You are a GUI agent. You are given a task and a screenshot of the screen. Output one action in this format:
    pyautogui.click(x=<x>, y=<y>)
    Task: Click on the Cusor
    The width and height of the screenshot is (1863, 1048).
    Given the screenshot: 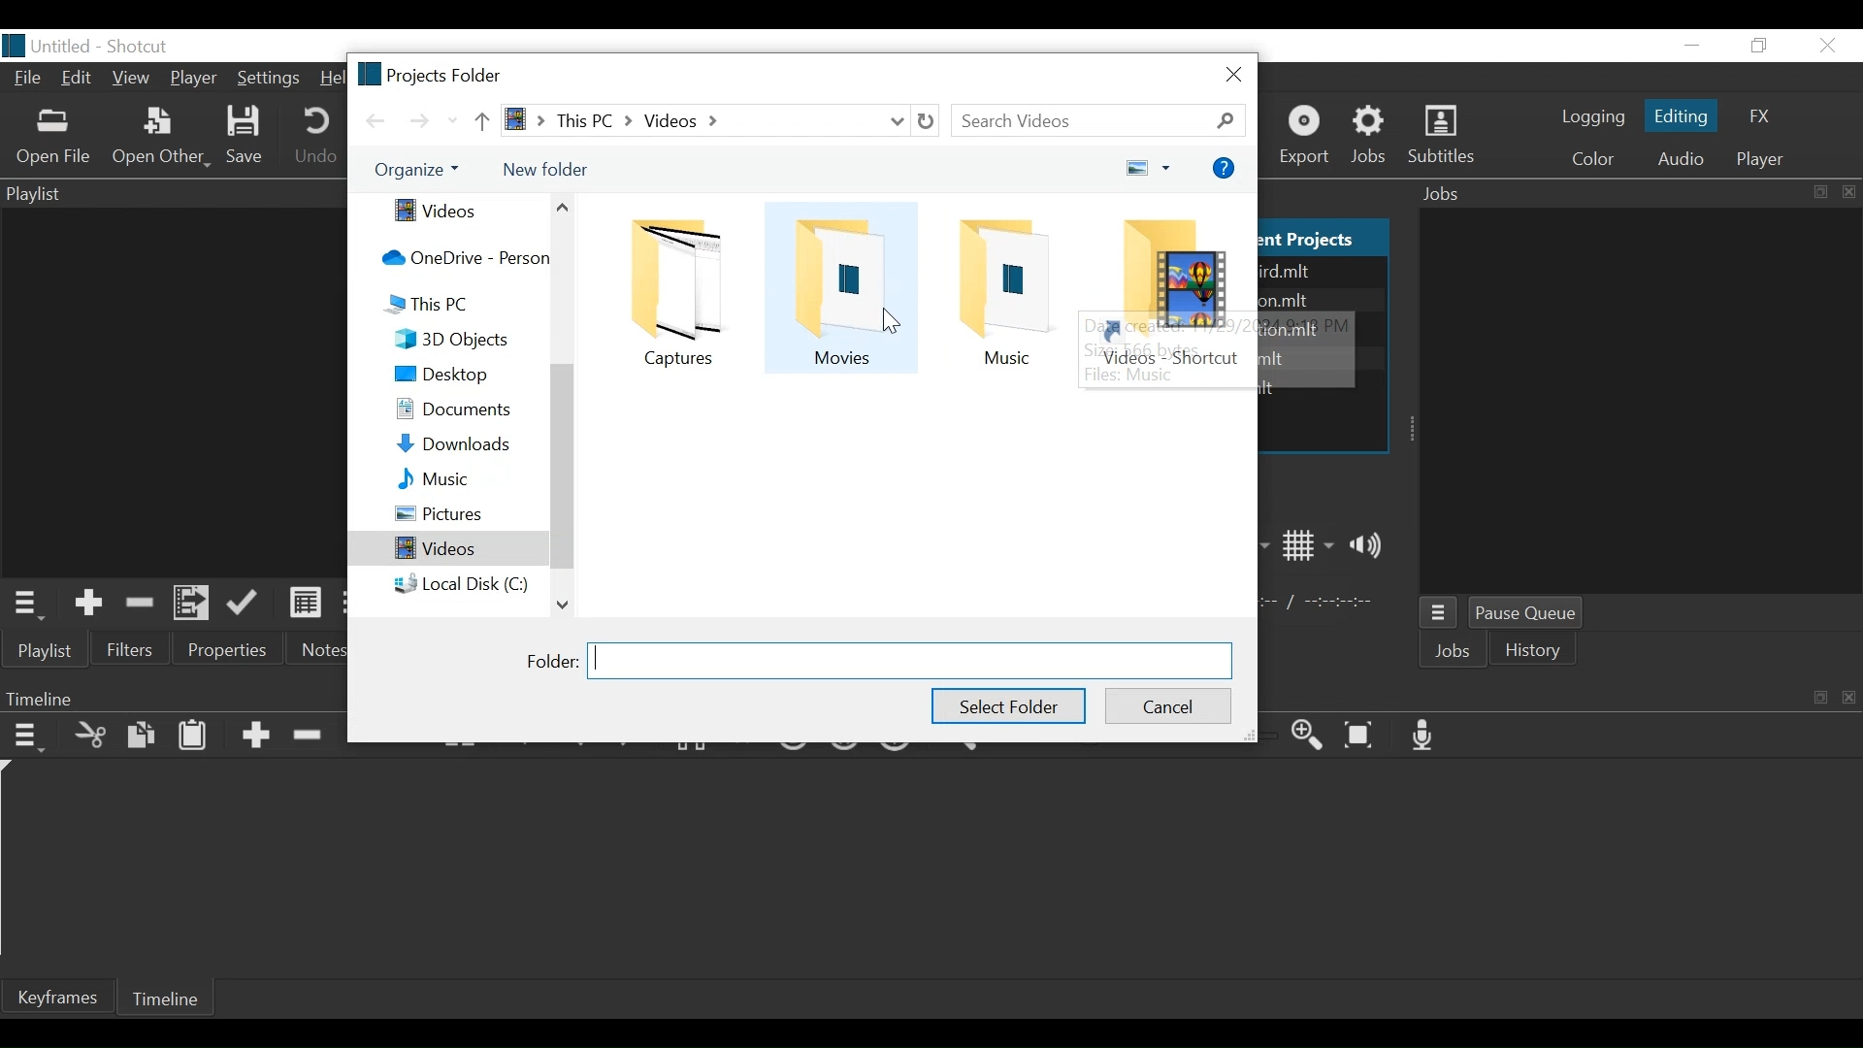 What is the action you would take?
    pyautogui.click(x=892, y=316)
    